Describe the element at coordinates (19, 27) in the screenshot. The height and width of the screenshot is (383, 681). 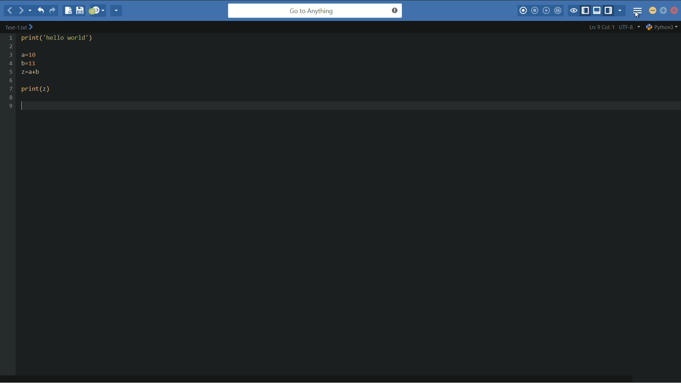
I see `text-2.txt` at that location.